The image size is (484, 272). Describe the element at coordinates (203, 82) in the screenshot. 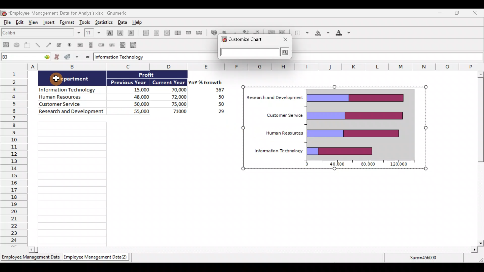

I see `YoY % Growth` at that location.